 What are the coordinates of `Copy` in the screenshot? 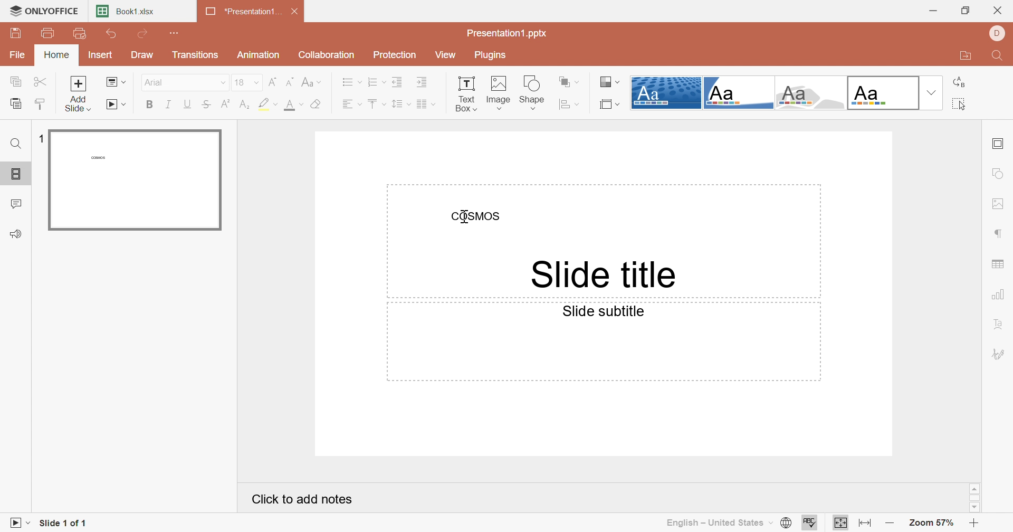 It's located at (12, 81).